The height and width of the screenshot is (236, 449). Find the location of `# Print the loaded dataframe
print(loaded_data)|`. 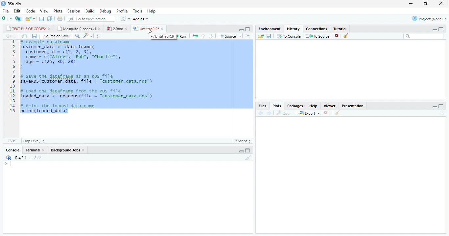

# Print the loaded dataframe
print(loaded_data)| is located at coordinates (62, 109).